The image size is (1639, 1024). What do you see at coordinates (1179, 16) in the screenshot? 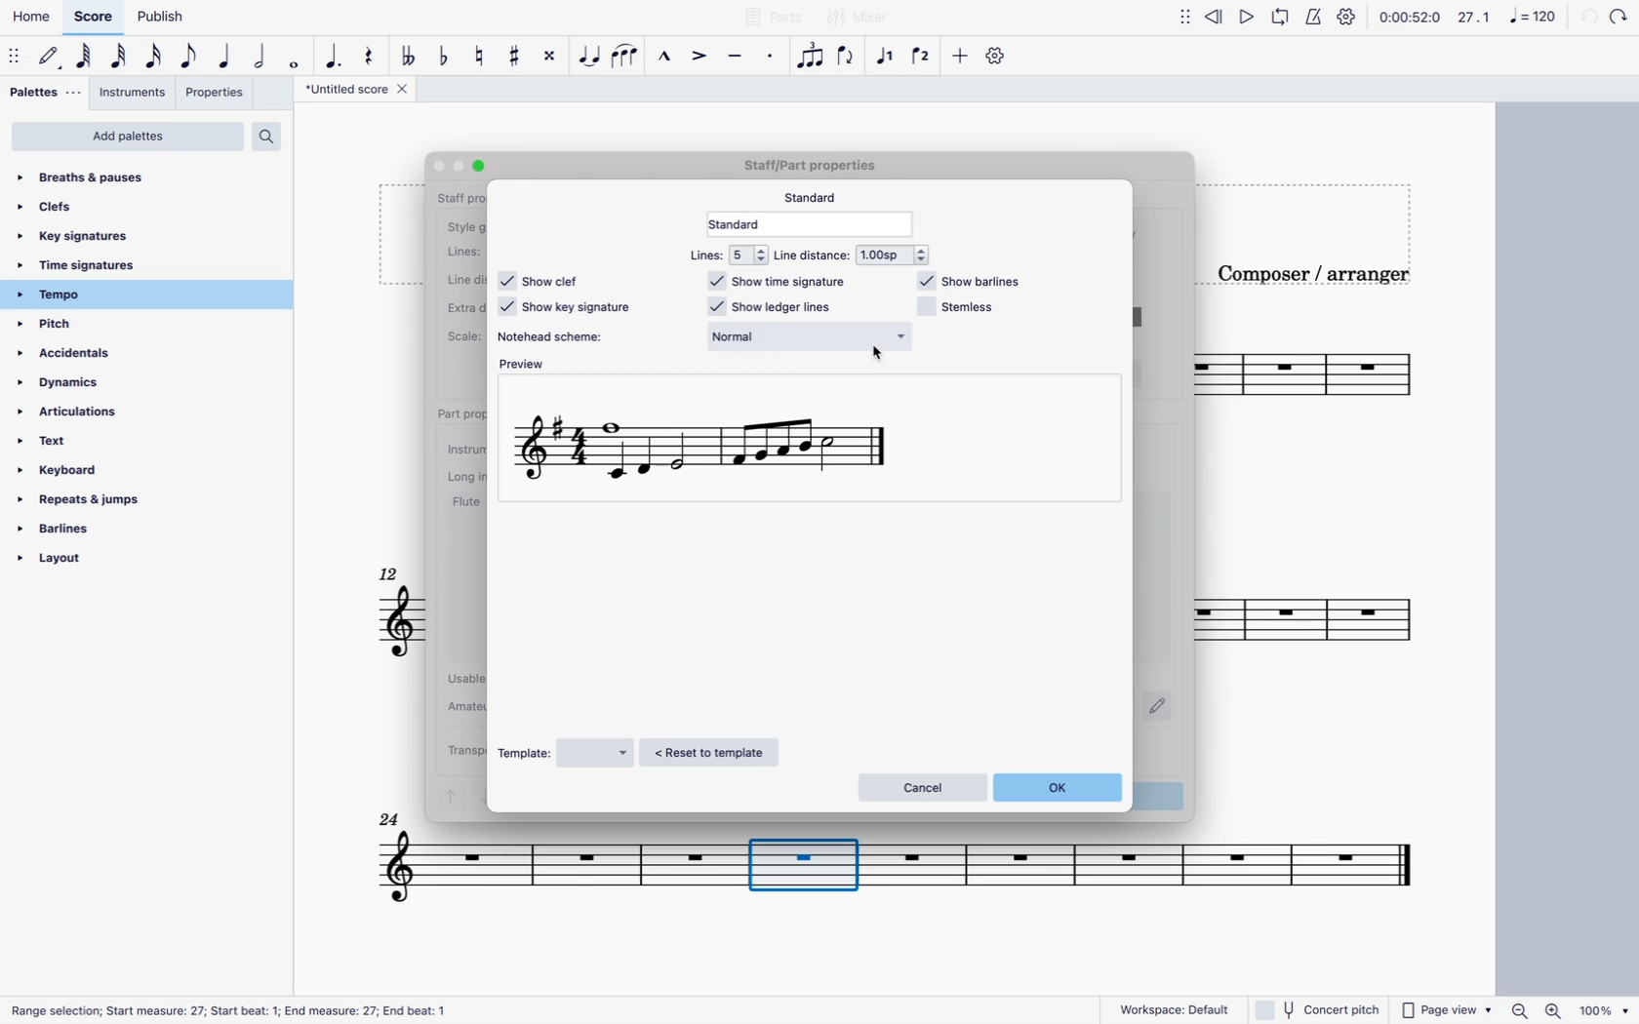
I see `move` at bounding box center [1179, 16].